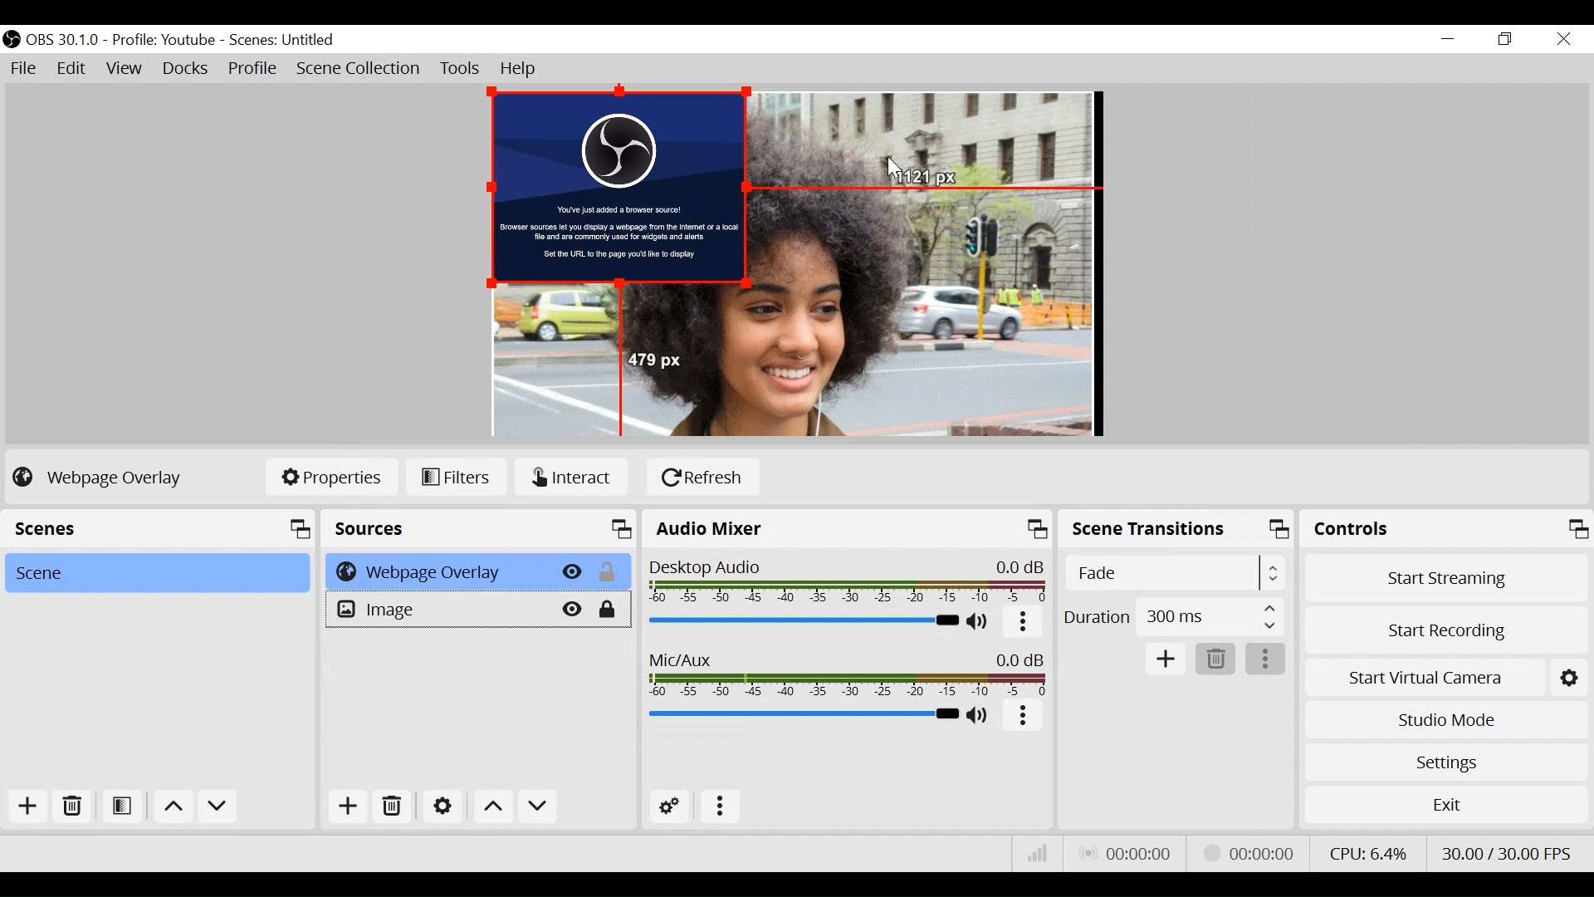  I want to click on Hide/Display, so click(575, 609).